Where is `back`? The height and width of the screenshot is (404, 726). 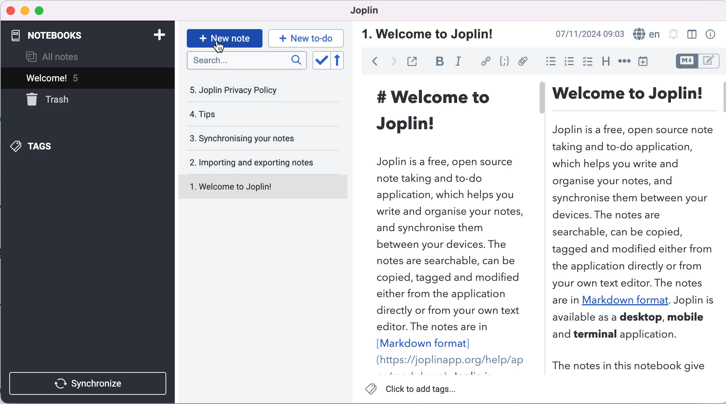
back is located at coordinates (373, 61).